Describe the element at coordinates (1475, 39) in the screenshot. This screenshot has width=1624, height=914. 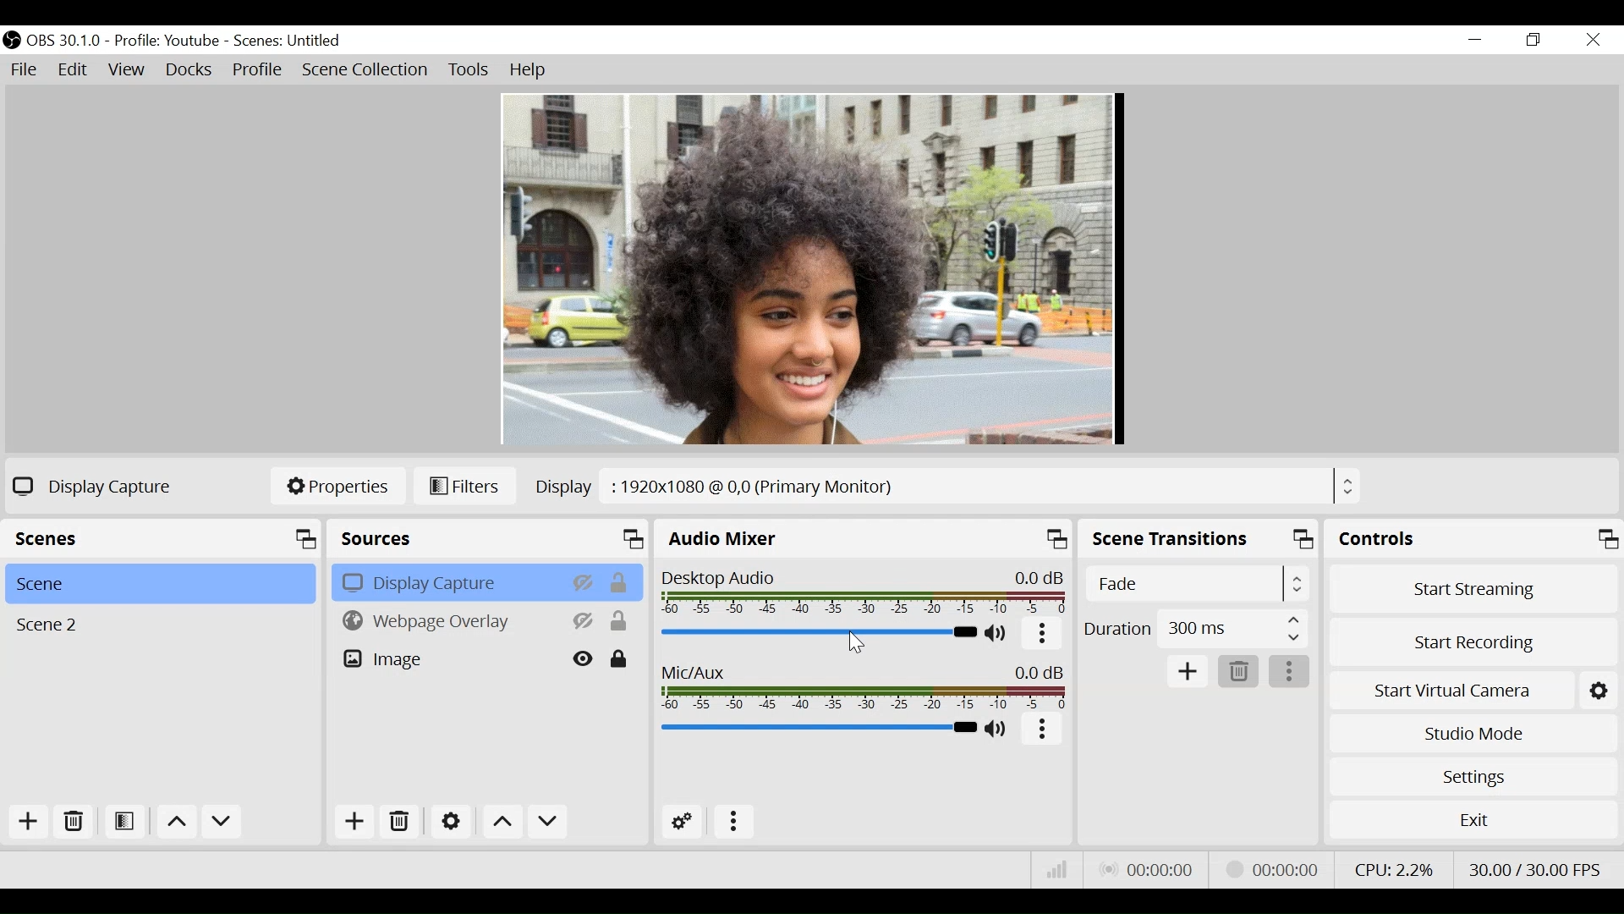
I see `minimize` at that location.